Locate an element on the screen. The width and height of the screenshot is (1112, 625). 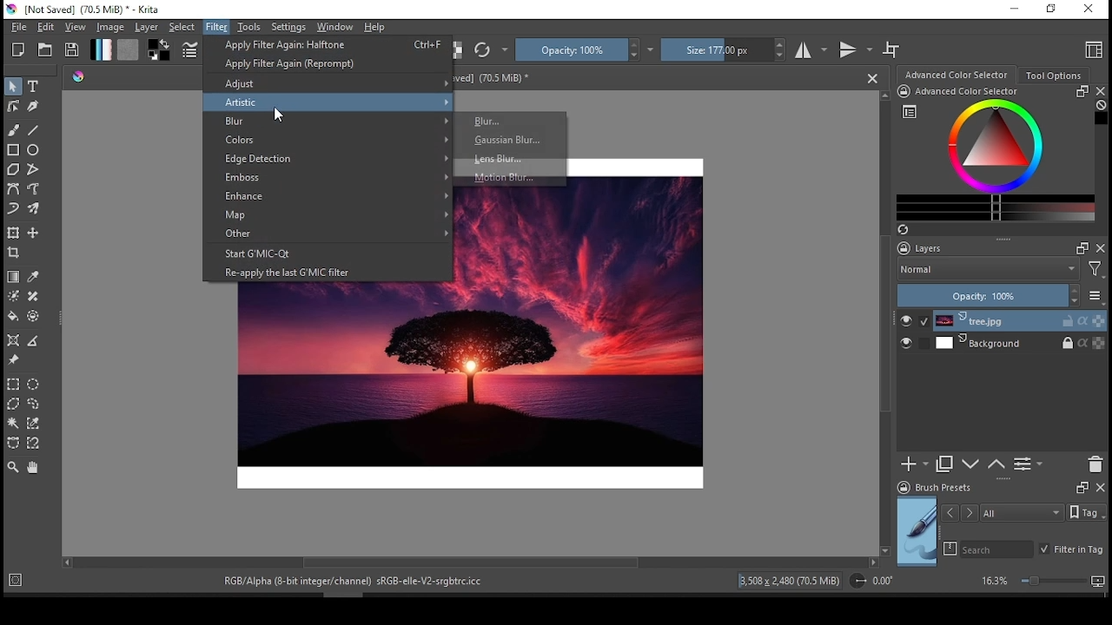
polygon tool is located at coordinates (14, 169).